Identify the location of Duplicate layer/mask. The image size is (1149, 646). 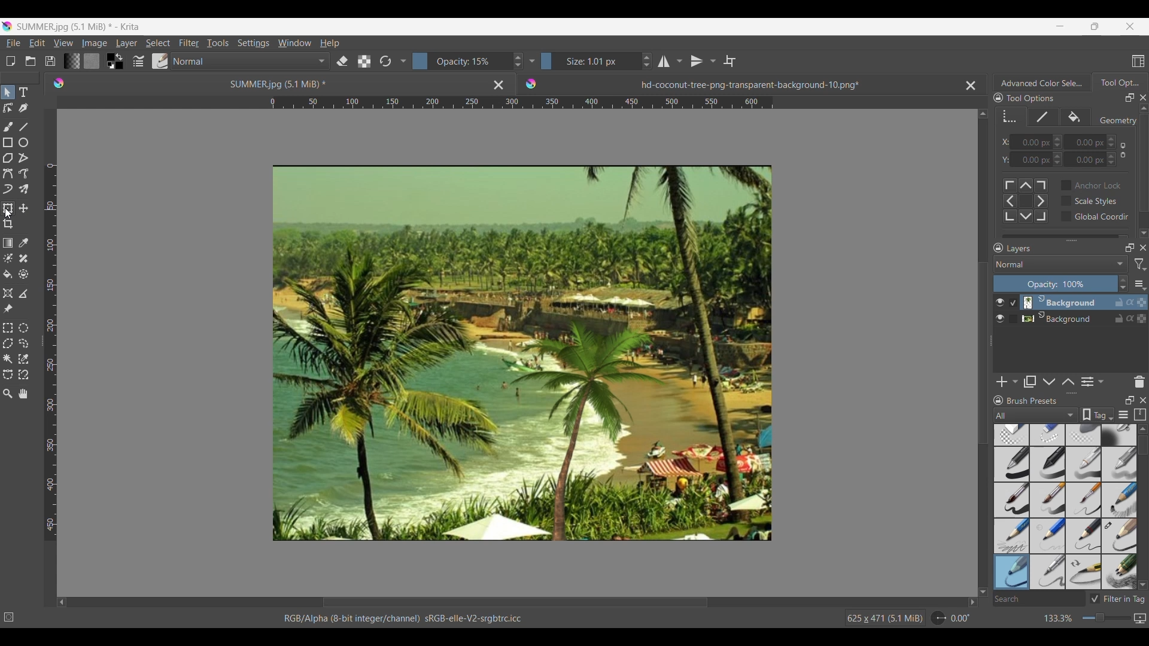
(1030, 382).